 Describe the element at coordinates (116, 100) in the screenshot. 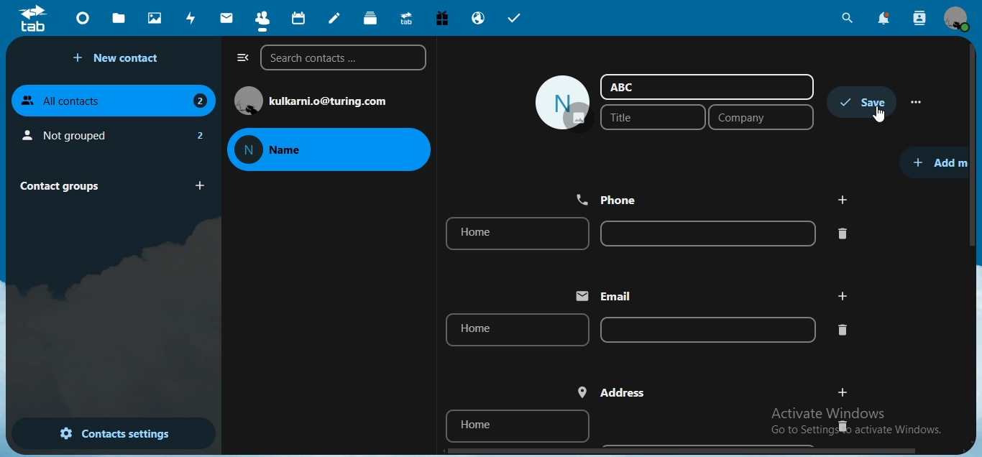

I see `all contacts` at that location.